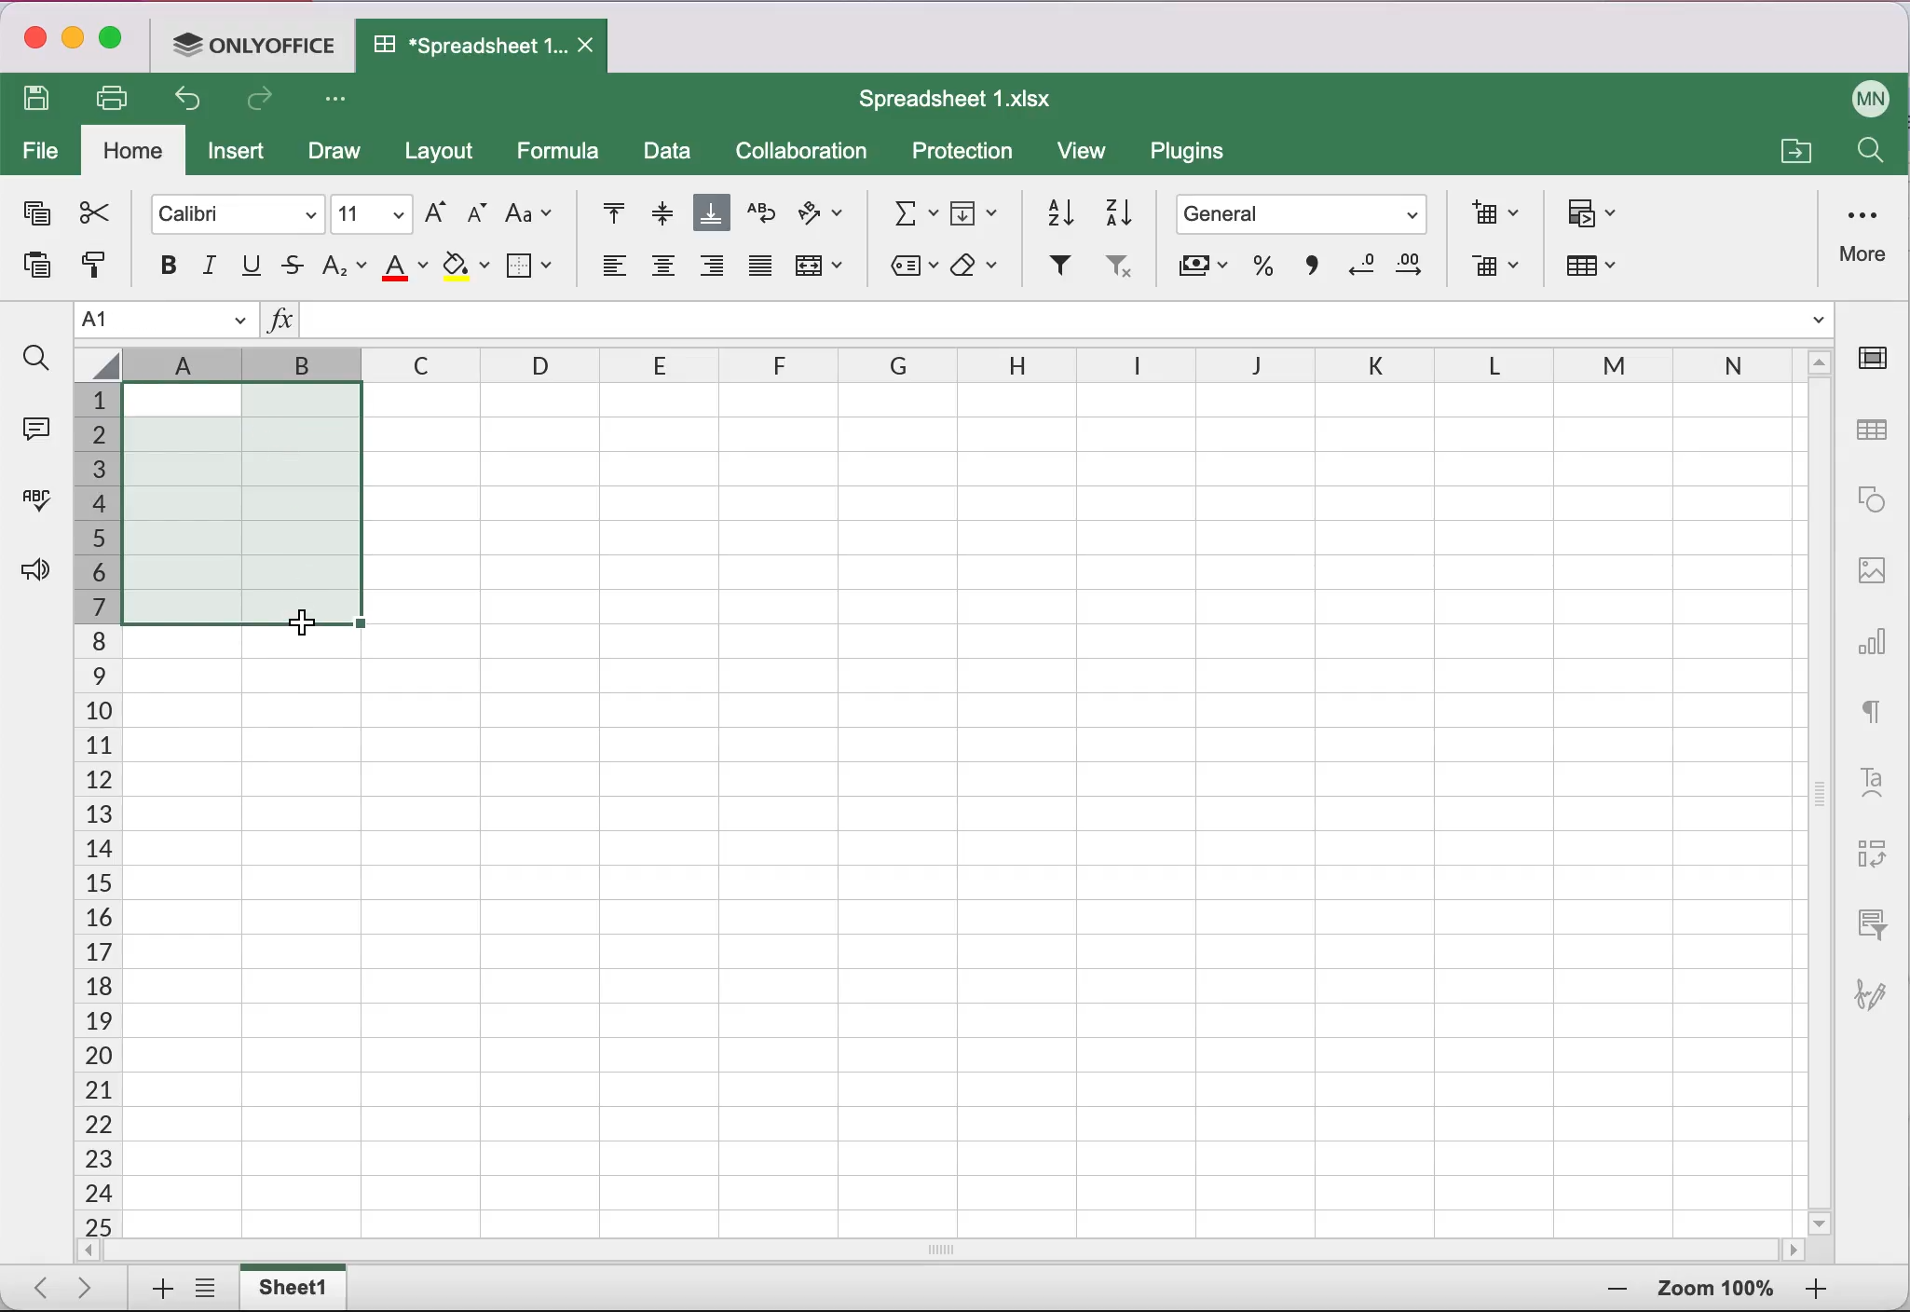 Image resolution: width=1910 pixels, height=1312 pixels. Describe the element at coordinates (1489, 212) in the screenshot. I see `insert cells` at that location.